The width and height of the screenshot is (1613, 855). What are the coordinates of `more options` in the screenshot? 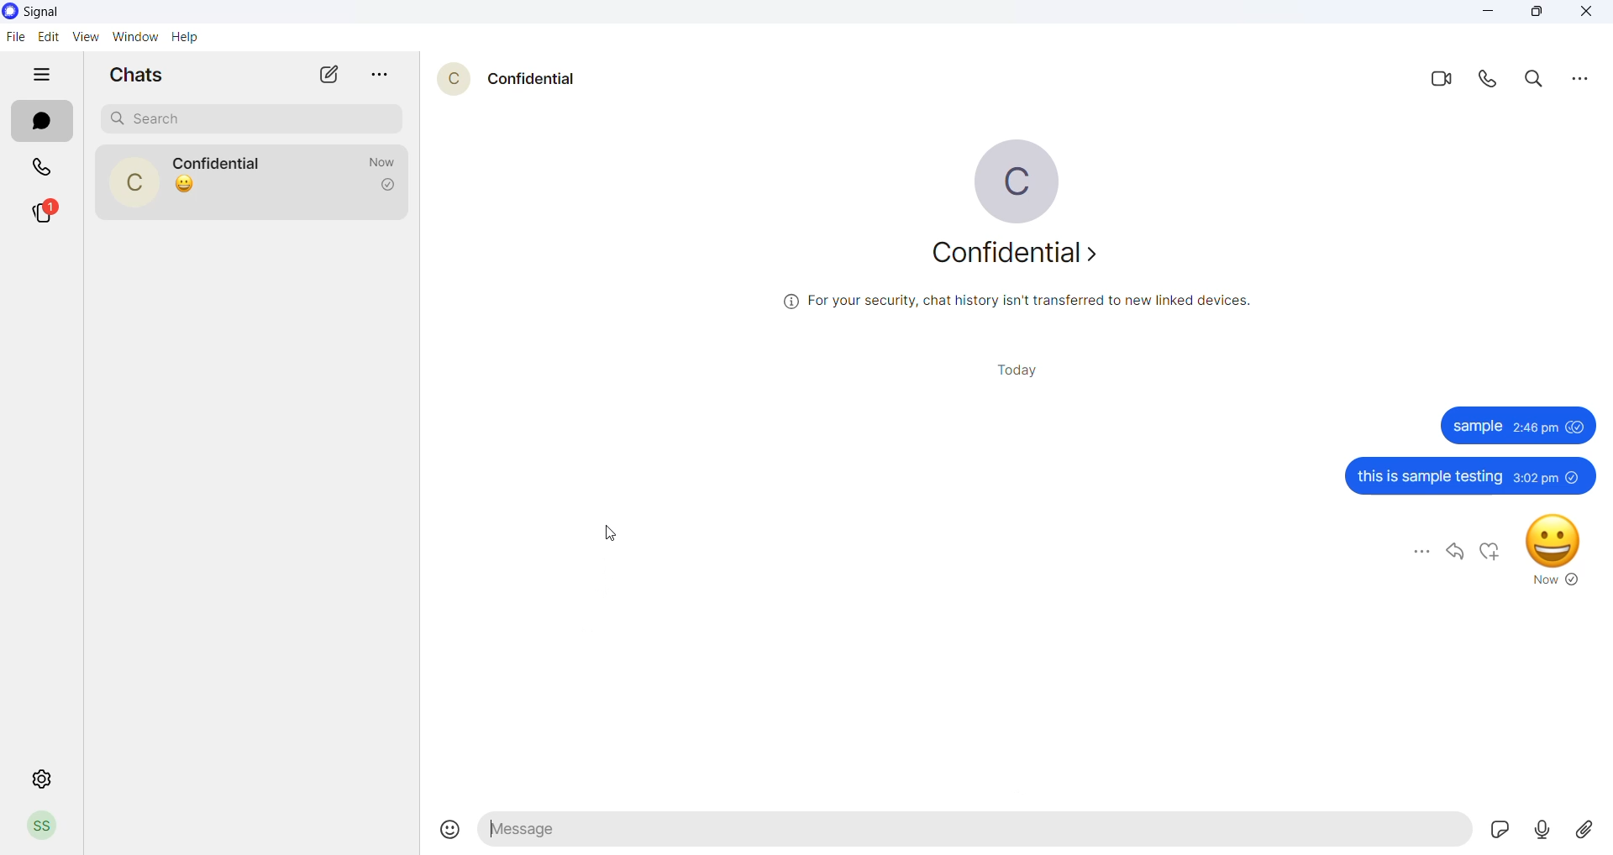 It's located at (382, 75).